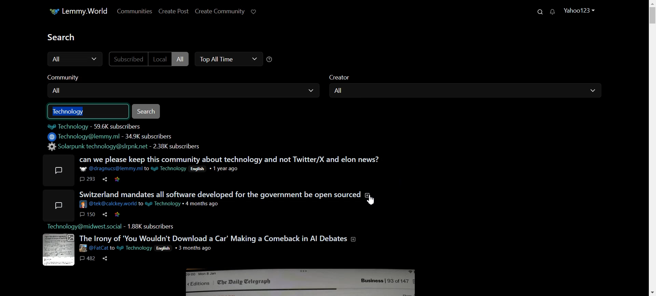 The height and width of the screenshot is (296, 656). I want to click on Search, so click(150, 111).